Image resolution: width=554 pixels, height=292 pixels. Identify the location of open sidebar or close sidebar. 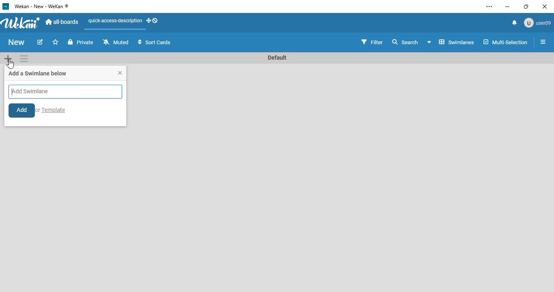
(539, 43).